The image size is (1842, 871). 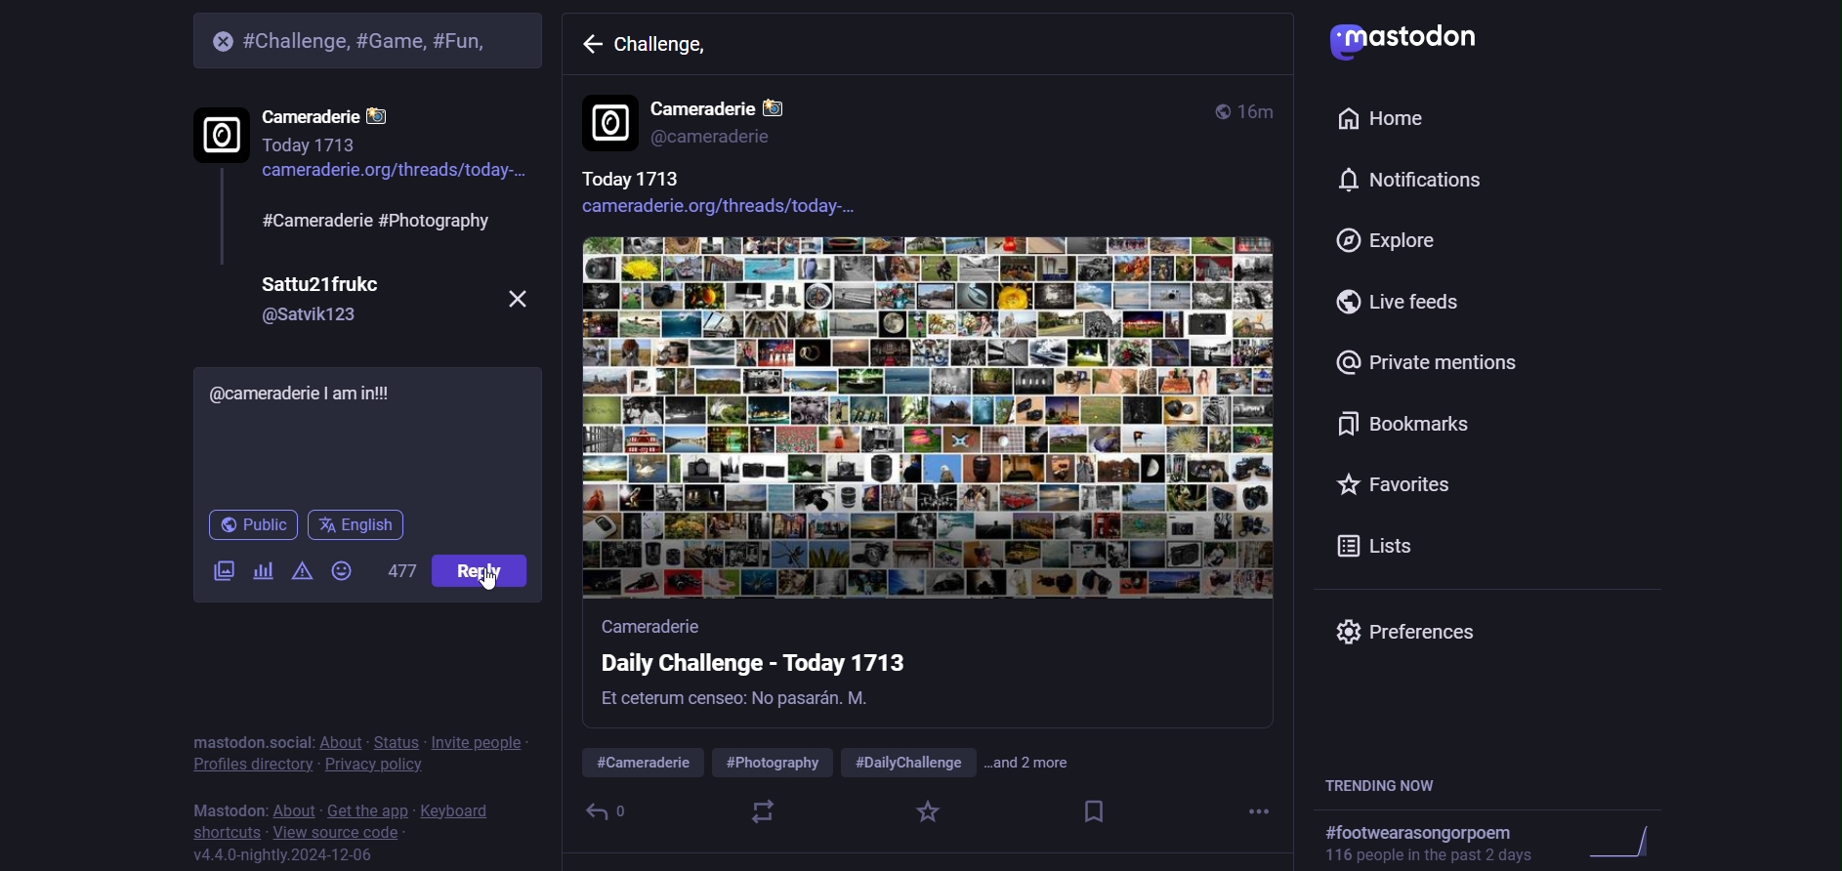 What do you see at coordinates (1412, 37) in the screenshot?
I see `mastodon` at bounding box center [1412, 37].